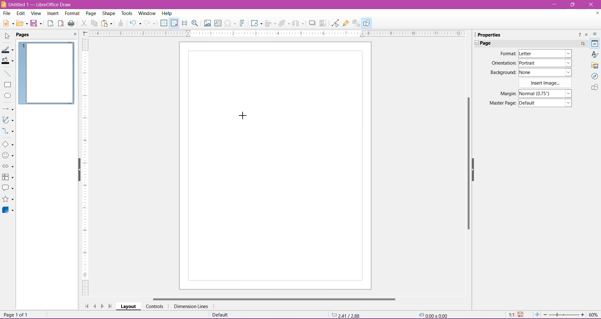 The height and width of the screenshot is (319, 601). Describe the element at coordinates (7, 73) in the screenshot. I see `Insert Line` at that location.